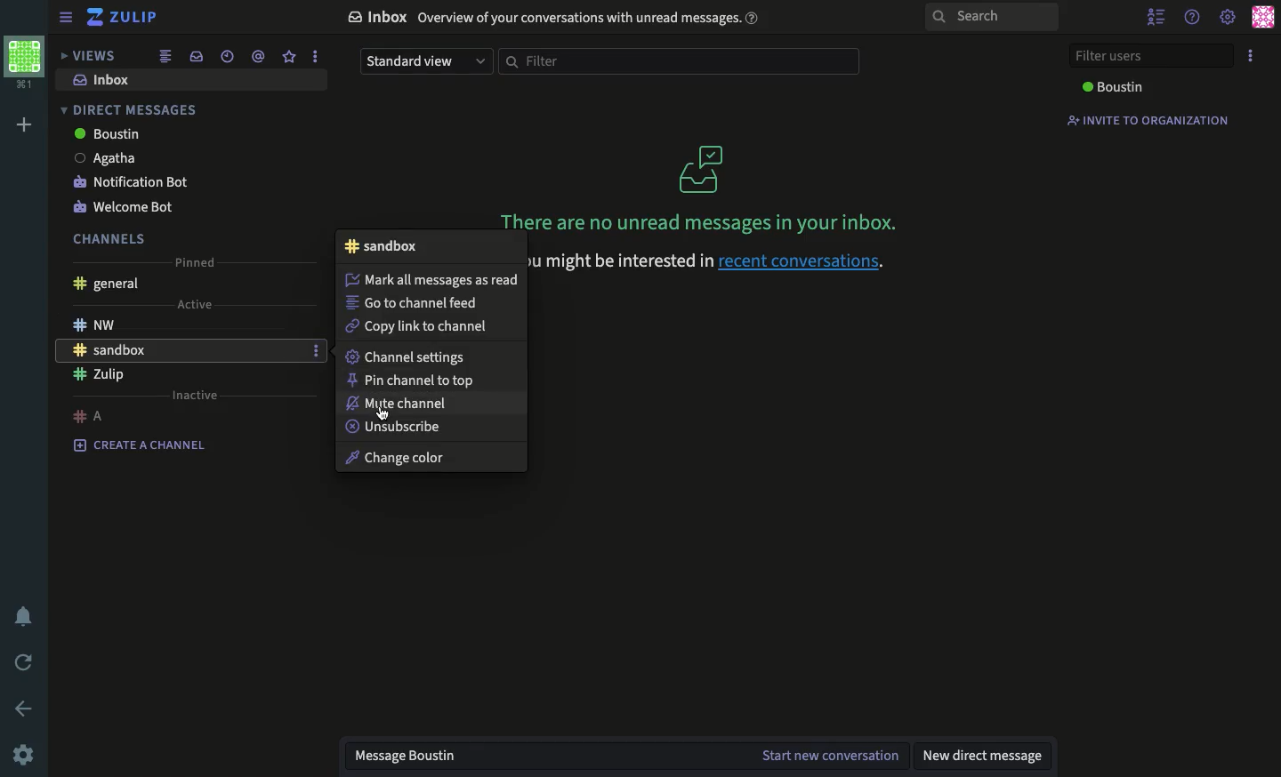 Image resolution: width=1281 pixels, height=777 pixels. Describe the element at coordinates (109, 134) in the screenshot. I see `boustin` at that location.